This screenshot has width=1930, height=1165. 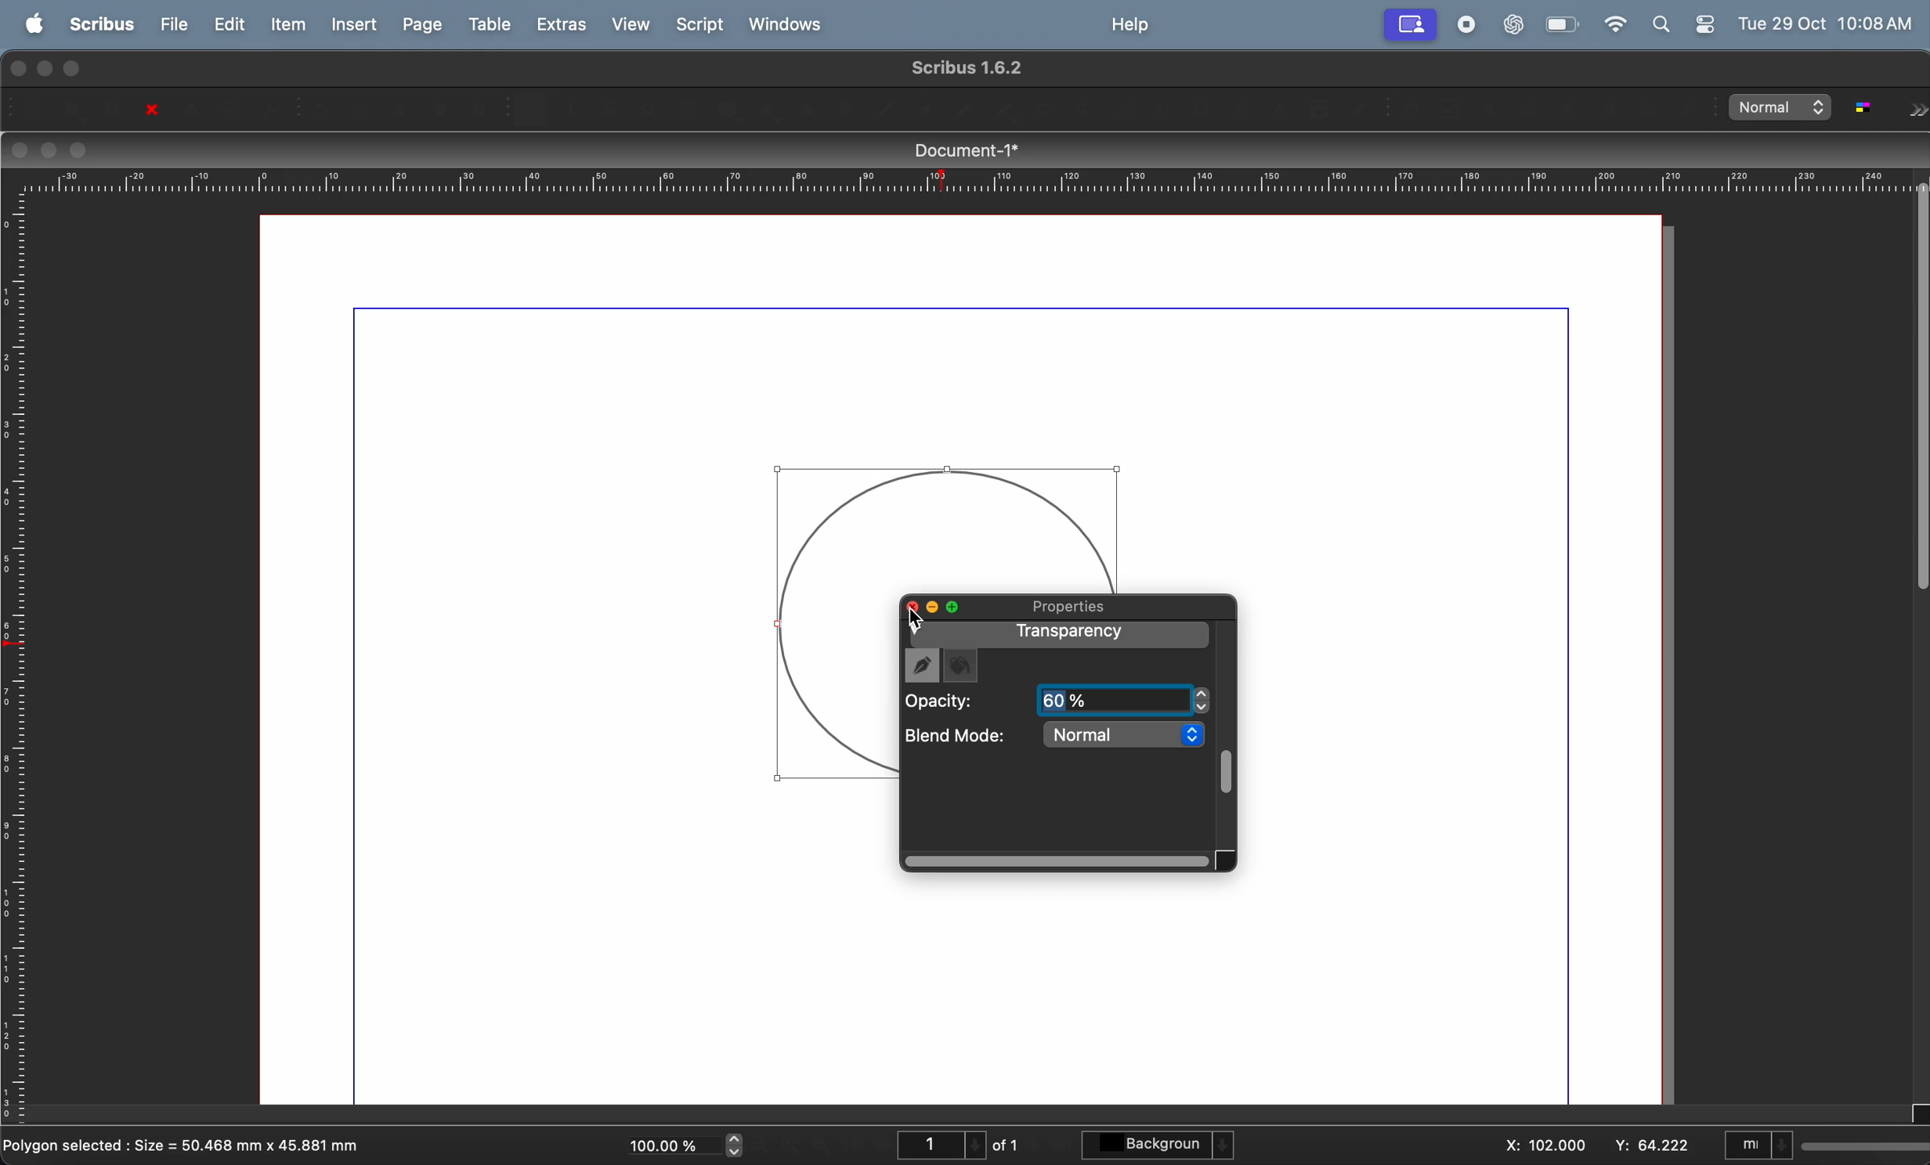 What do you see at coordinates (1782, 107) in the screenshot?
I see `select image preview` at bounding box center [1782, 107].